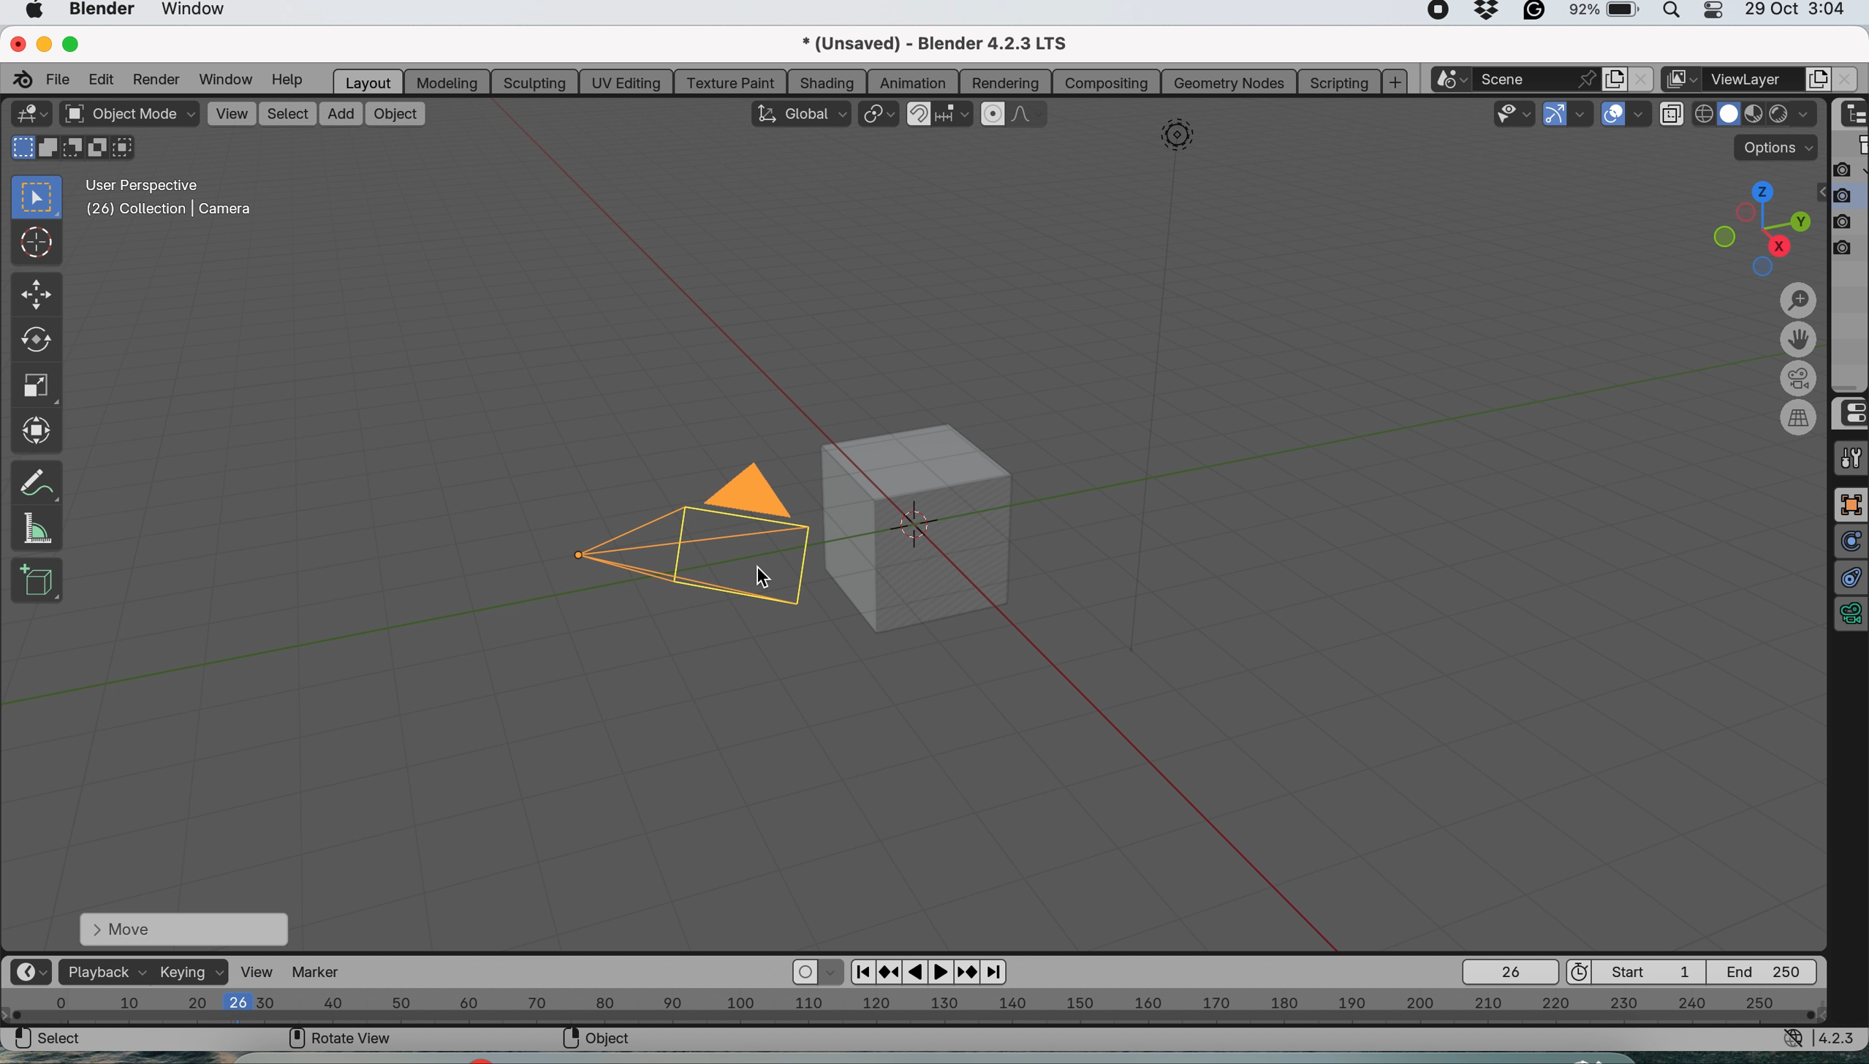 This screenshot has width=1869, height=1064. What do you see at coordinates (1516, 113) in the screenshot?
I see `scalability and fallout` at bounding box center [1516, 113].